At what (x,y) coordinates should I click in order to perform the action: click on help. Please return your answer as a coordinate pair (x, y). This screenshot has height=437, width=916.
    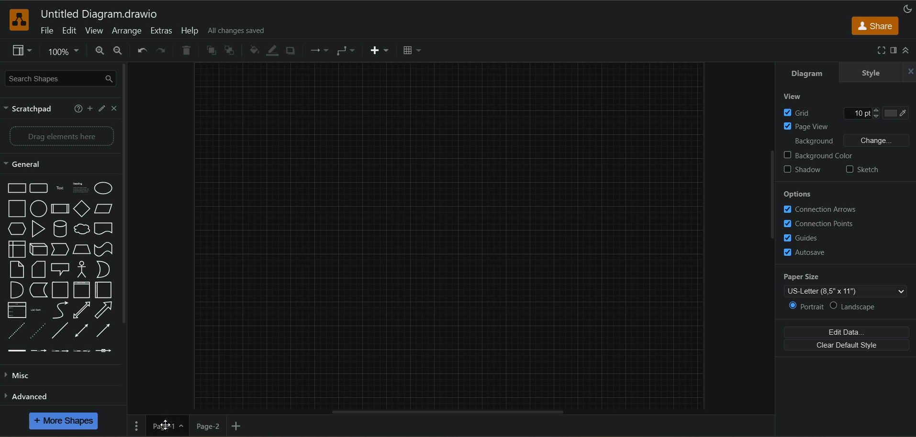
    Looking at the image, I should click on (190, 30).